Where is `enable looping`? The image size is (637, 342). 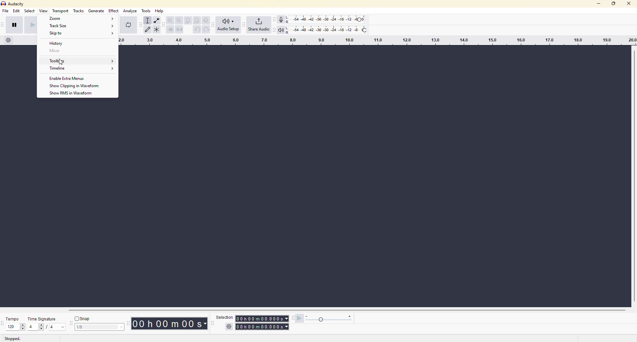
enable looping is located at coordinates (128, 25).